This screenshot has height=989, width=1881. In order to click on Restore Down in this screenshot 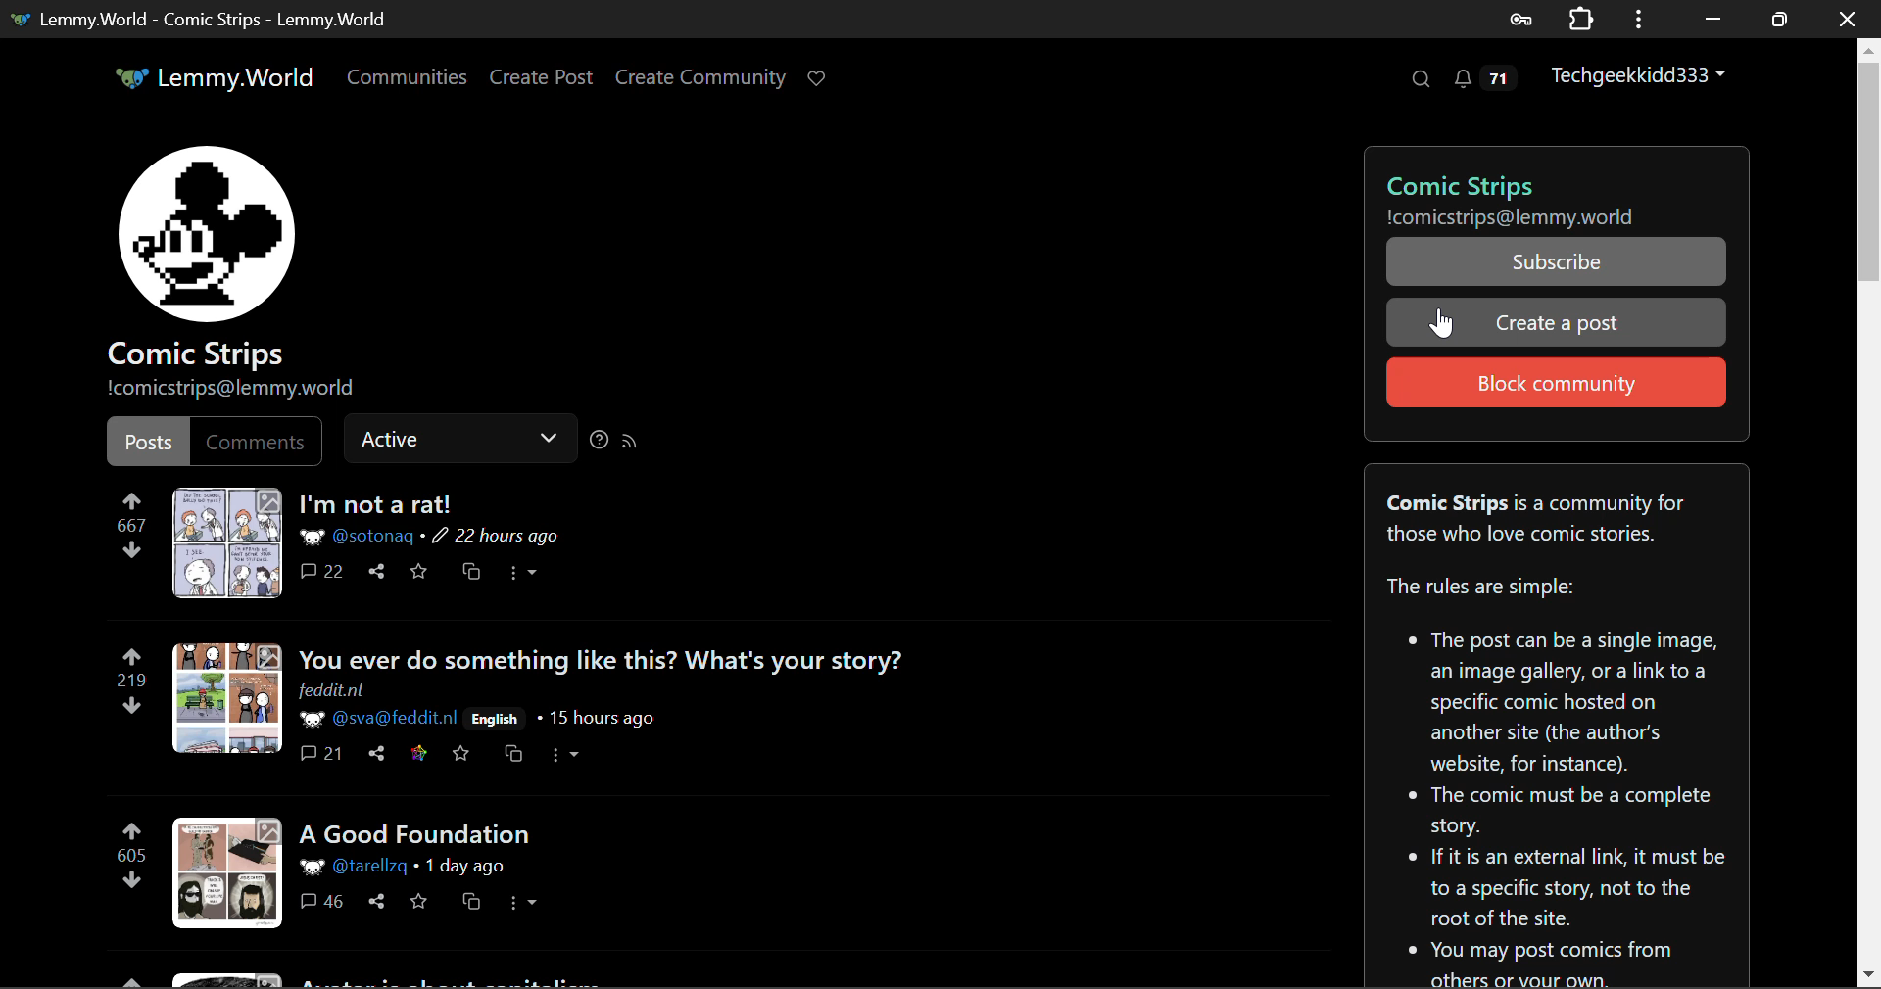, I will do `click(1712, 18)`.